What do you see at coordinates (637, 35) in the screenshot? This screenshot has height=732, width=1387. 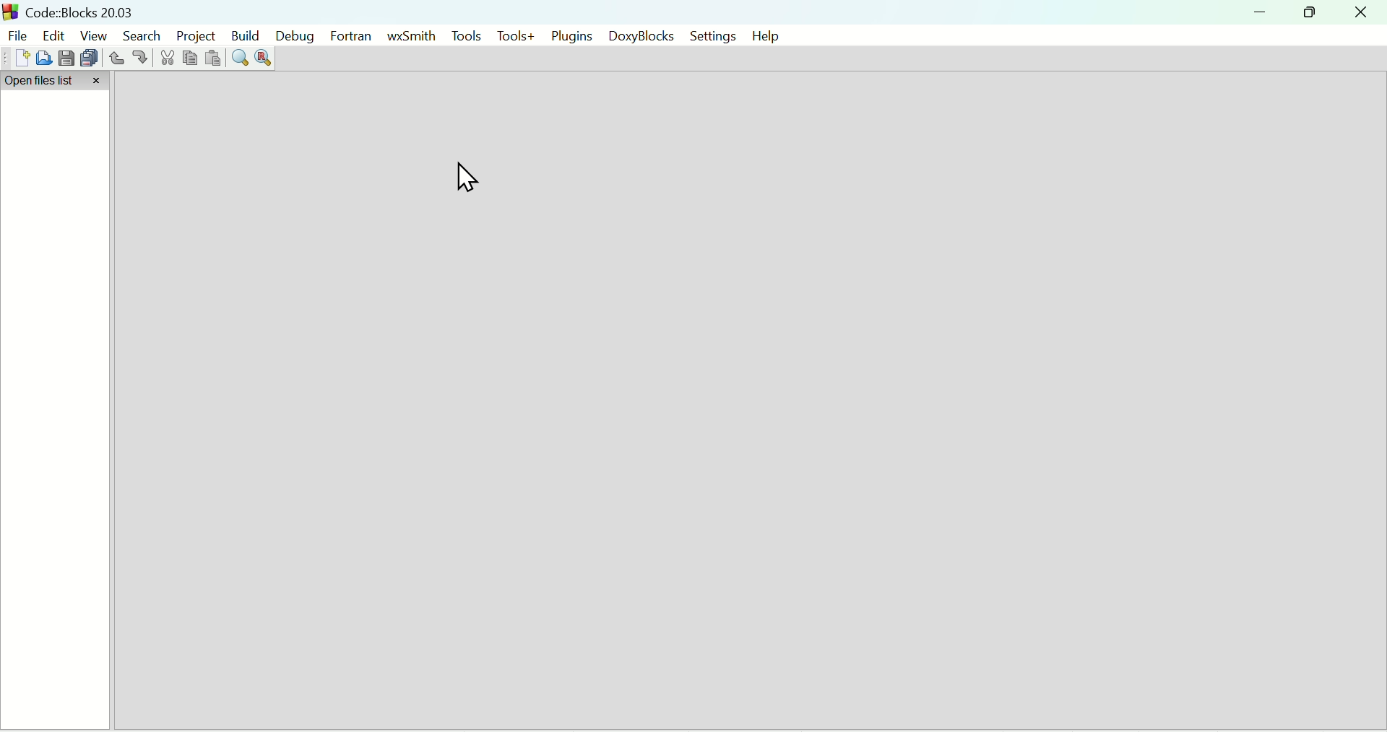 I see `DoxyBlocks` at bounding box center [637, 35].